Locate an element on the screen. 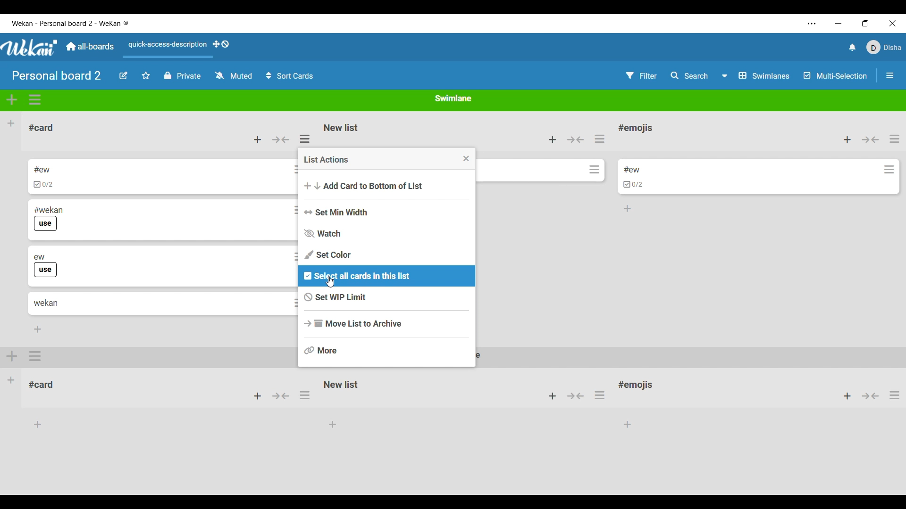 The width and height of the screenshot is (906, 509). Edit board is located at coordinates (123, 76).